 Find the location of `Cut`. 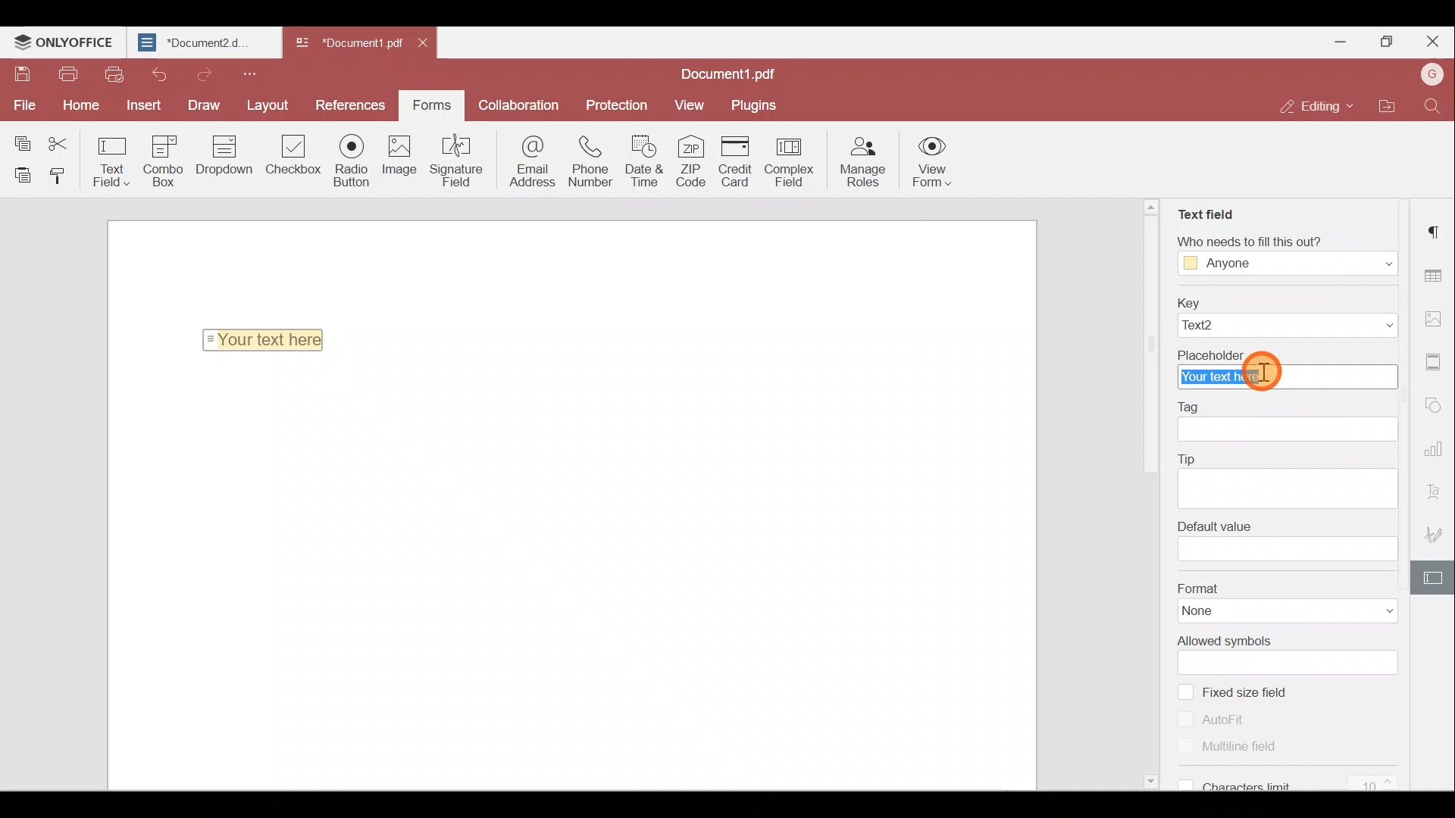

Cut is located at coordinates (64, 139).